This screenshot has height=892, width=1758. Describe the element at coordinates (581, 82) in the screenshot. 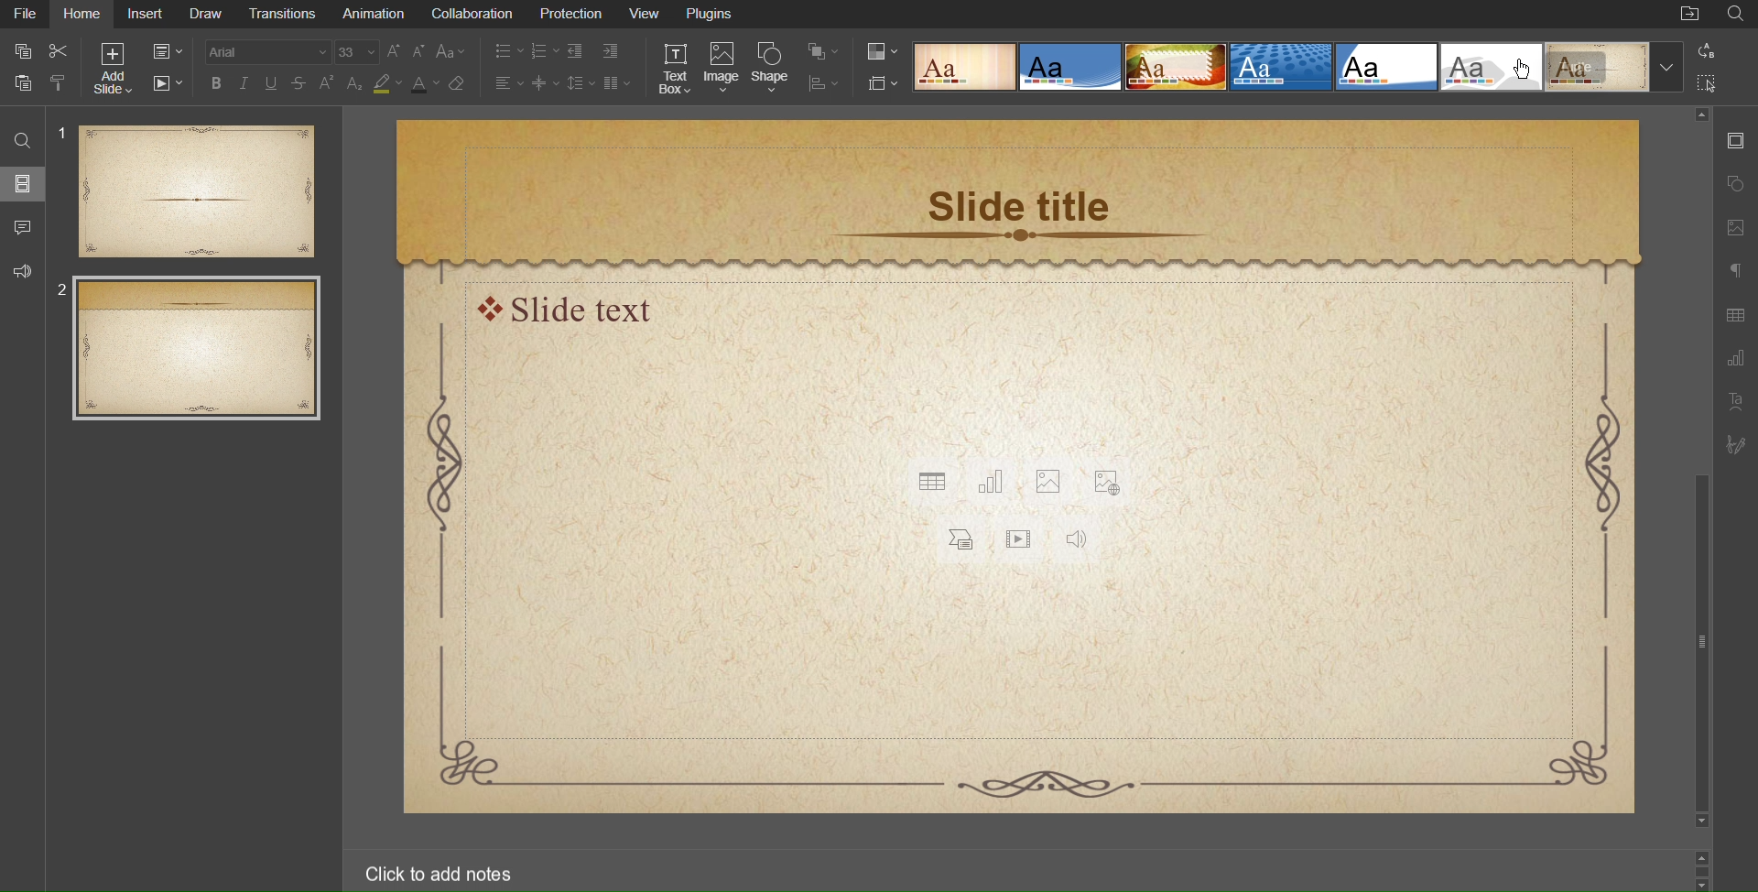

I see `Line Spacing` at that location.